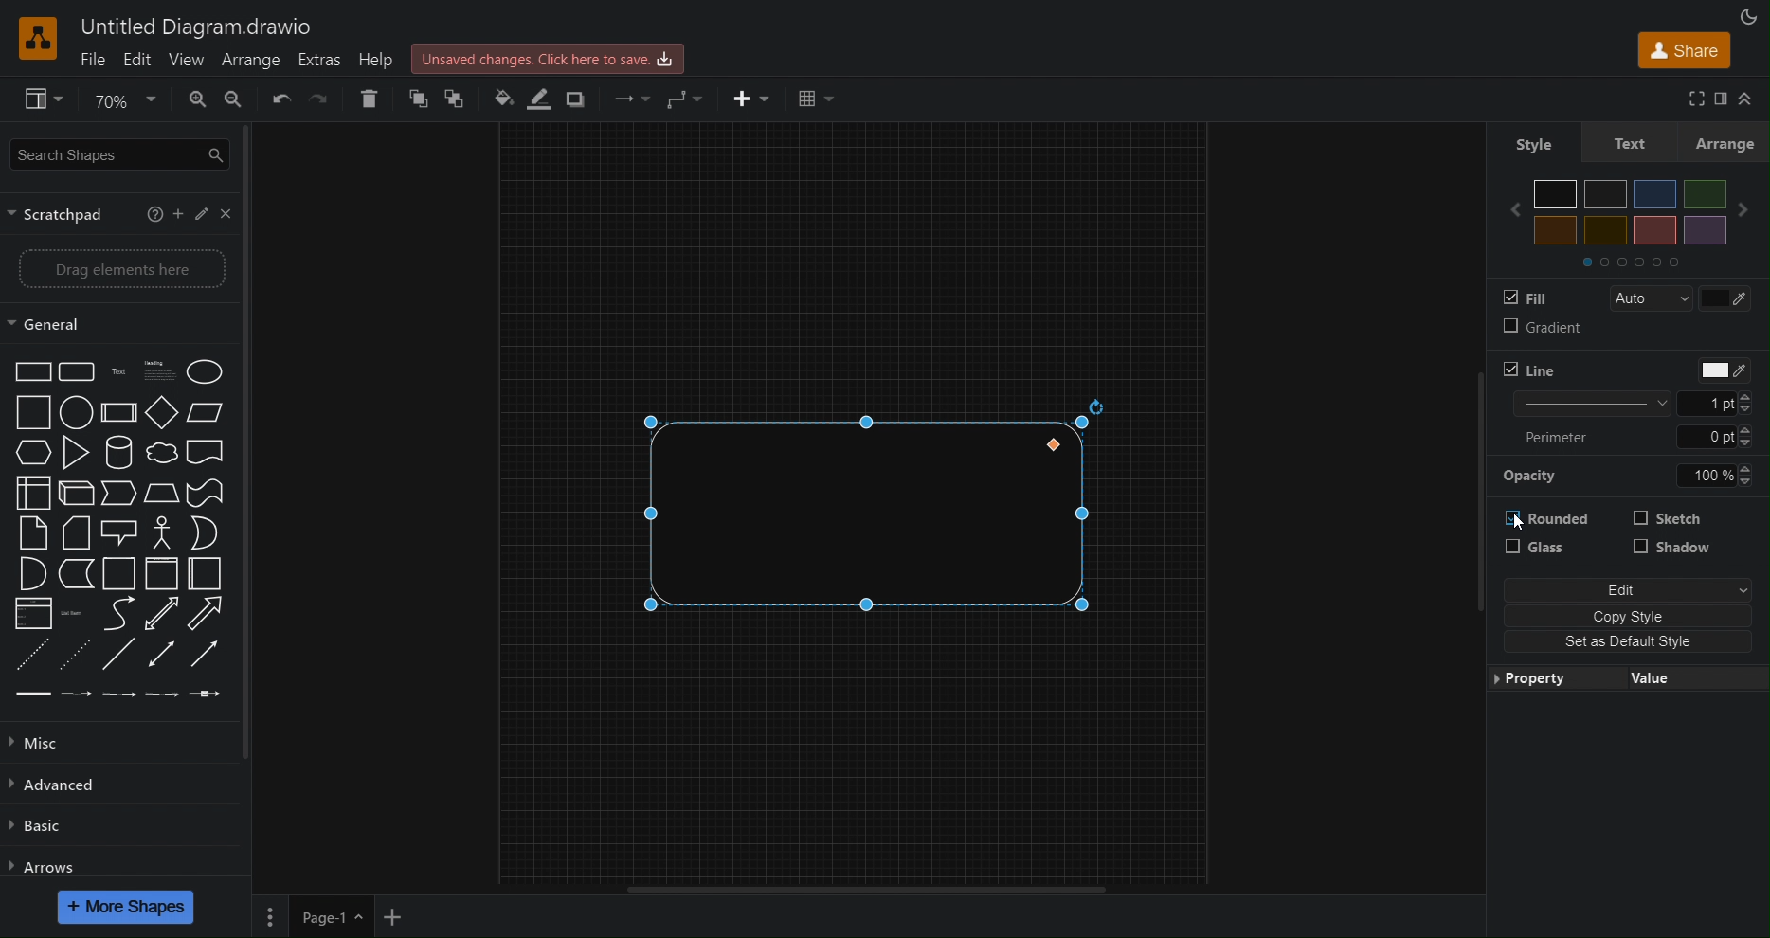  Describe the element at coordinates (1745, 15) in the screenshot. I see `Appearance` at that location.